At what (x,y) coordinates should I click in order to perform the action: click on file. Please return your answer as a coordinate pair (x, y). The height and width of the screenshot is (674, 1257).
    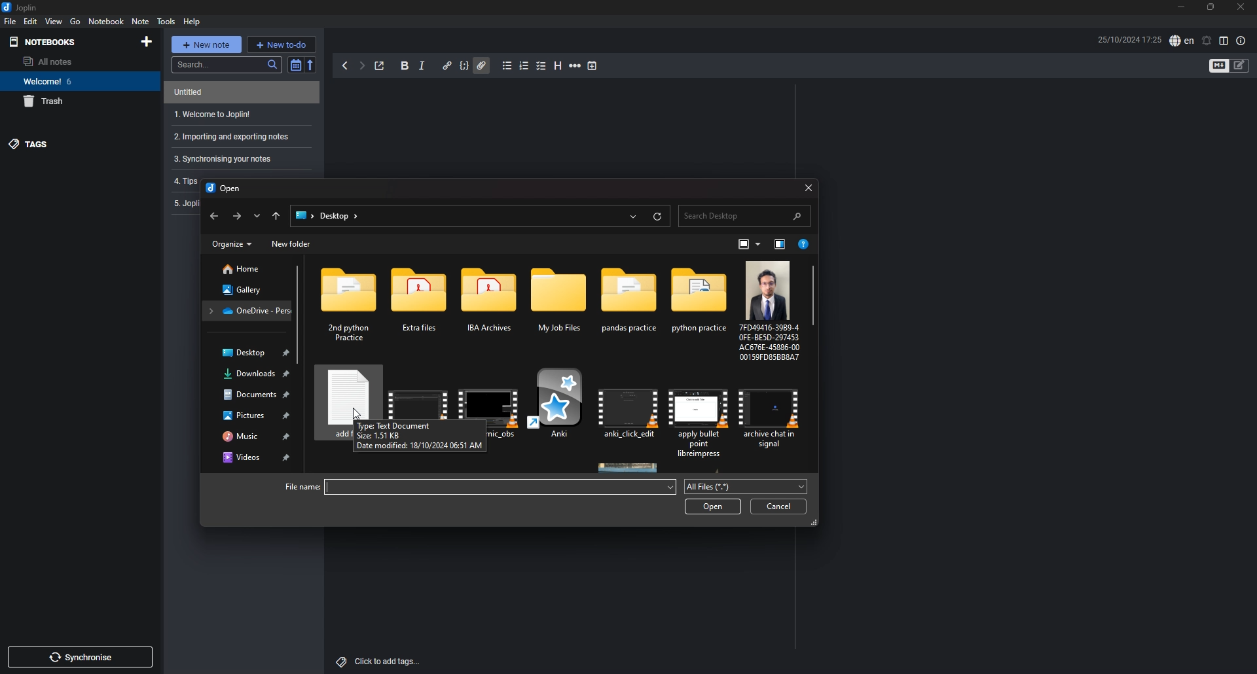
    Looking at the image, I should click on (771, 414).